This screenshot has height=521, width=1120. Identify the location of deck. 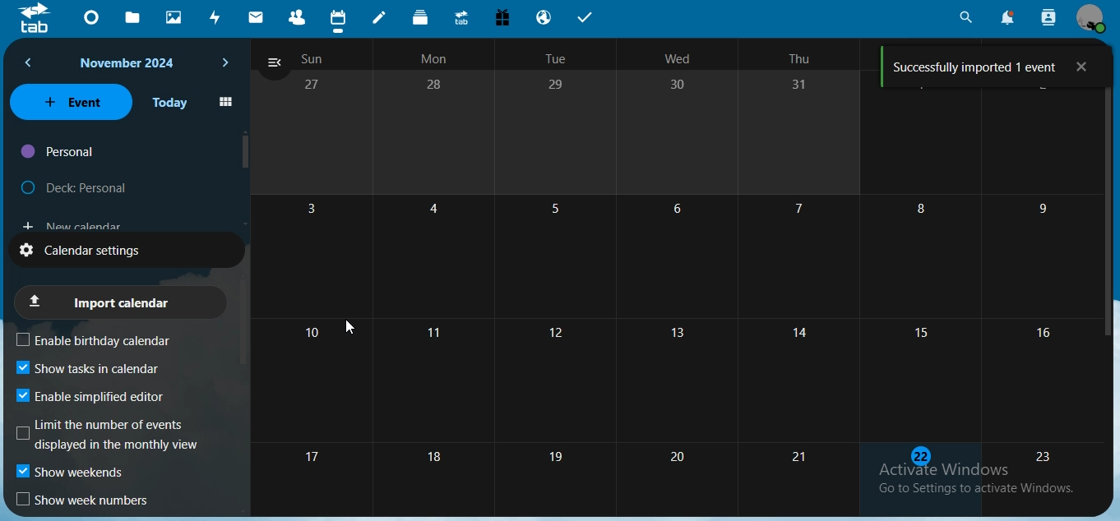
(422, 17).